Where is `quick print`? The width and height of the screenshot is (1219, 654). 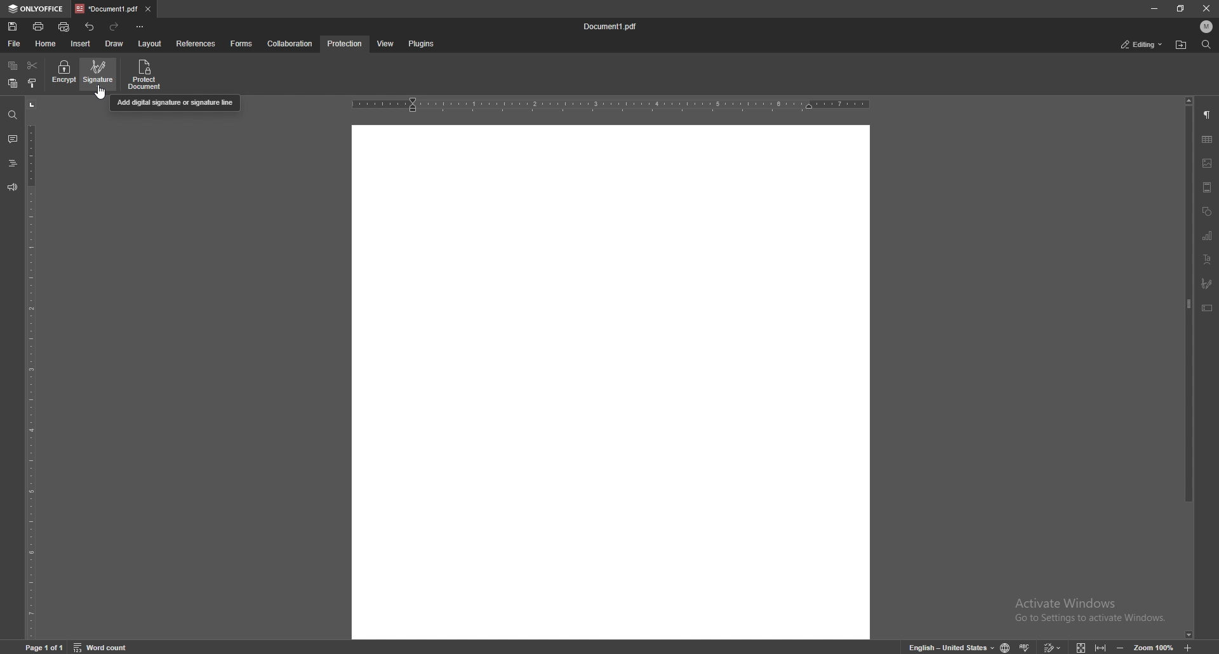 quick print is located at coordinates (65, 28).